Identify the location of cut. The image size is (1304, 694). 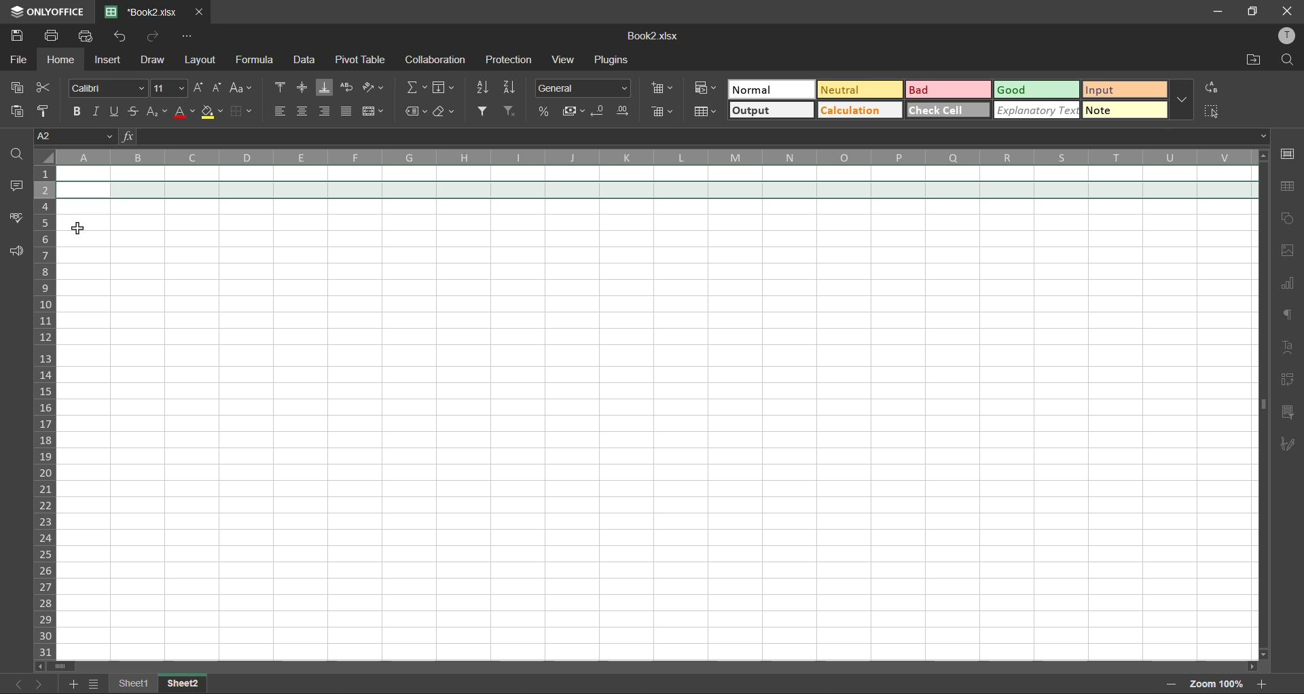
(45, 89).